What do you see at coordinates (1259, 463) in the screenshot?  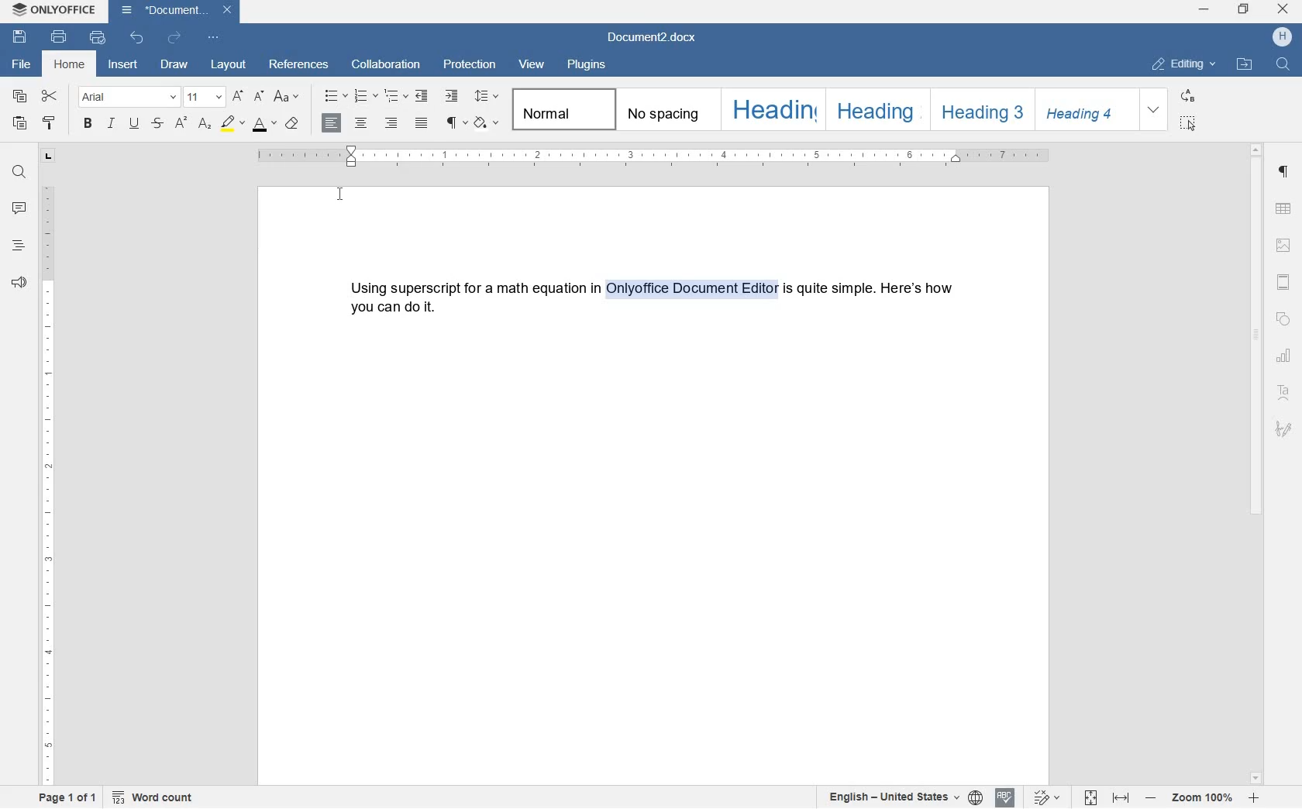 I see `scrollbar` at bounding box center [1259, 463].